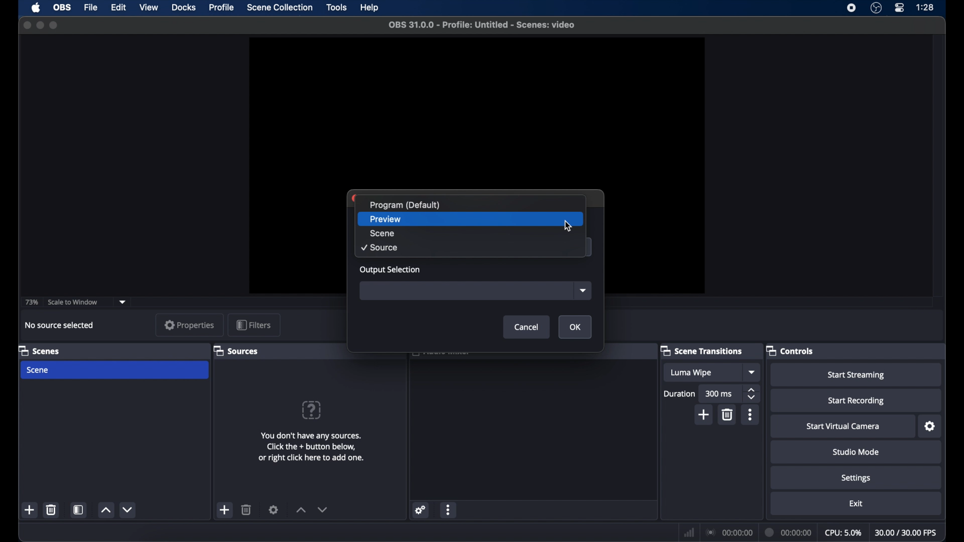 The width and height of the screenshot is (964, 542). I want to click on audio mixer, so click(441, 355).